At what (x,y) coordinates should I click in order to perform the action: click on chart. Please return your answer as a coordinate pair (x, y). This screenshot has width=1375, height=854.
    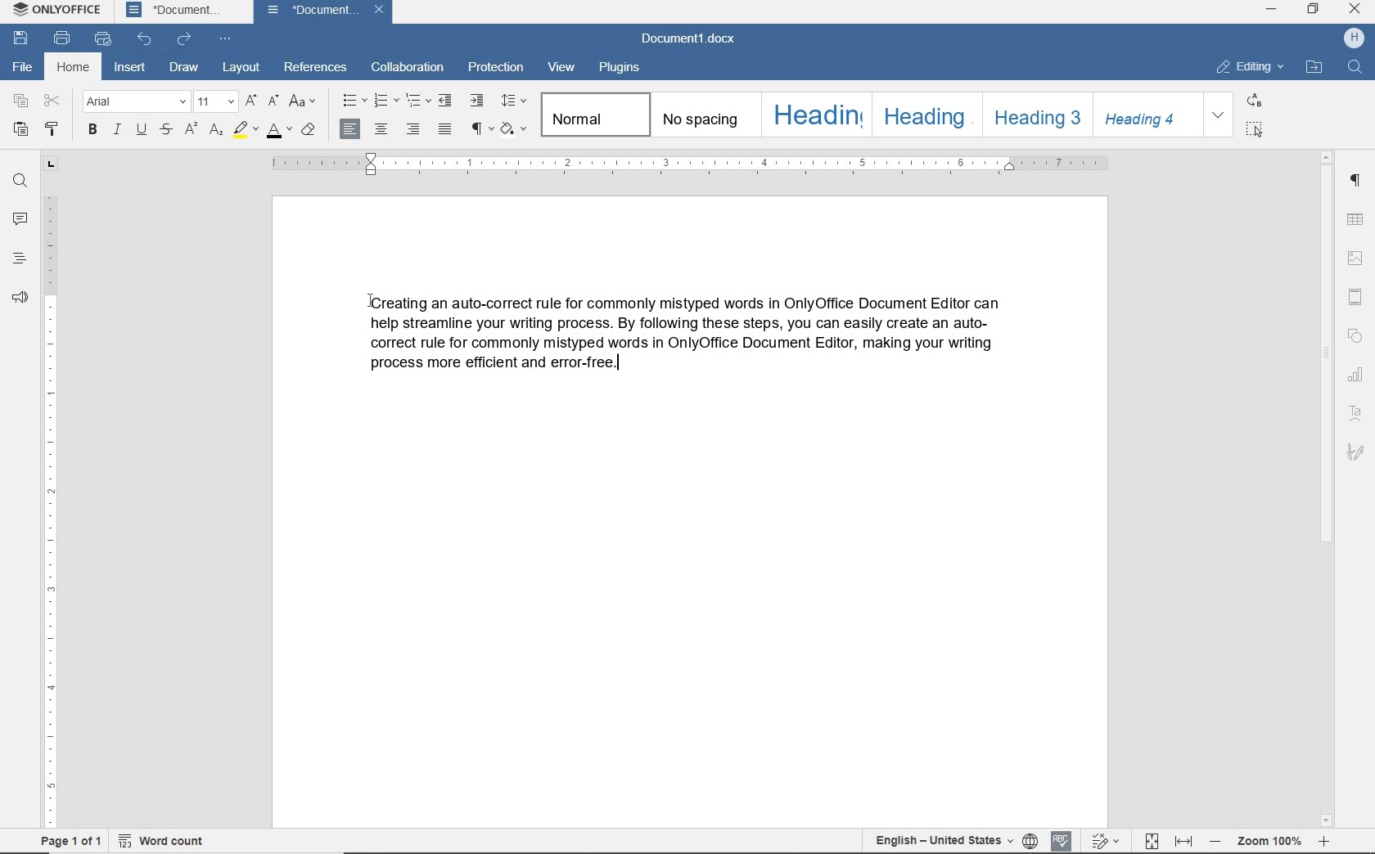
    Looking at the image, I should click on (1357, 375).